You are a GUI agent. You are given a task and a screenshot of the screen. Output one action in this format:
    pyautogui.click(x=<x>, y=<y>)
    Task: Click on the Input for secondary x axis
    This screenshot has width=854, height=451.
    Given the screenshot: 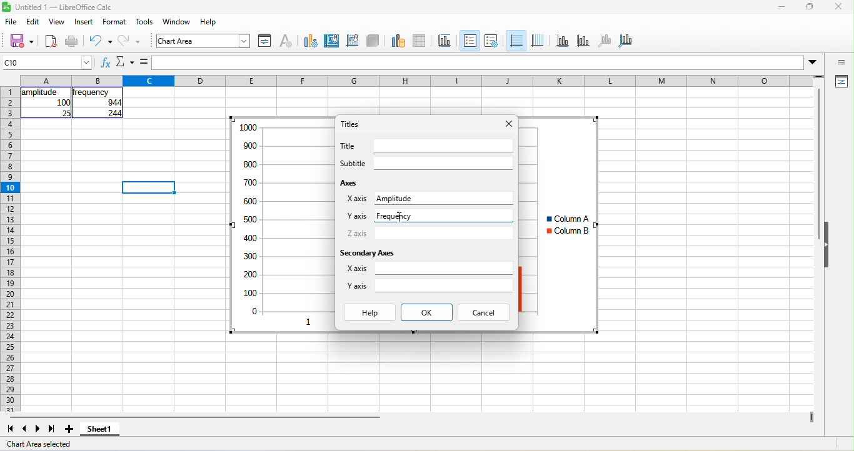 What is the action you would take?
    pyautogui.click(x=444, y=268)
    